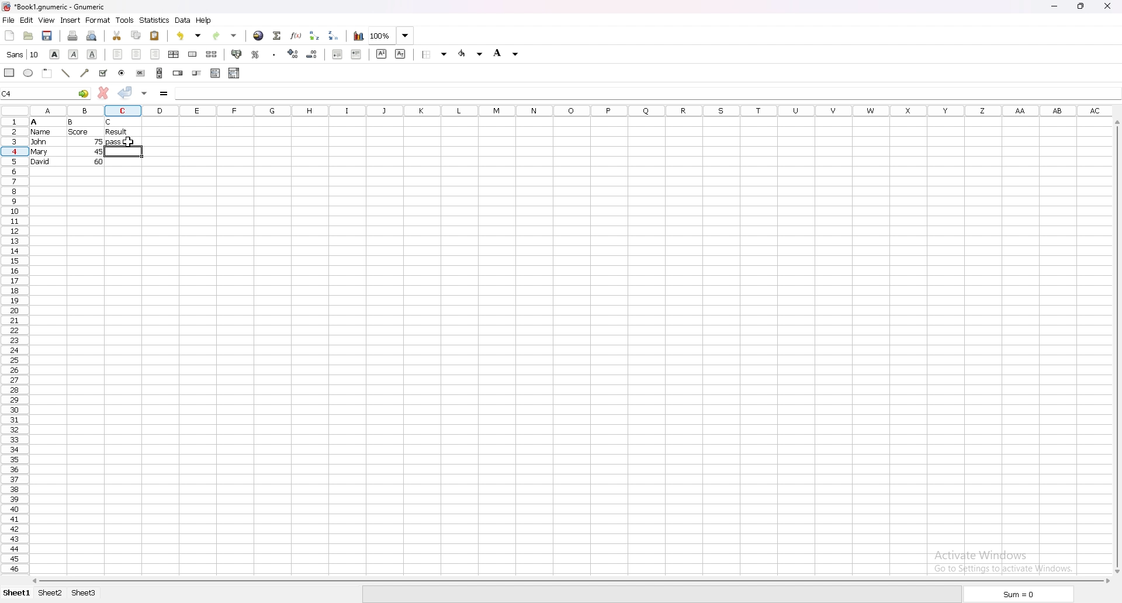  Describe the element at coordinates (155, 36) in the screenshot. I see `paste` at that location.